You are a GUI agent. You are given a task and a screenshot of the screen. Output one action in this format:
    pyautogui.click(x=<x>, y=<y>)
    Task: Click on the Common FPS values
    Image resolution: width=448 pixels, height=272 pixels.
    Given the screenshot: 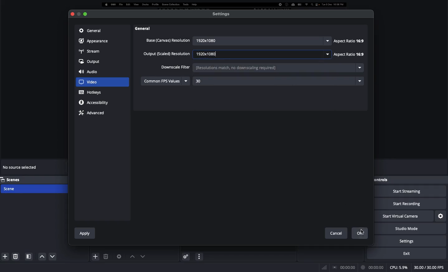 What is the action you would take?
    pyautogui.click(x=166, y=81)
    